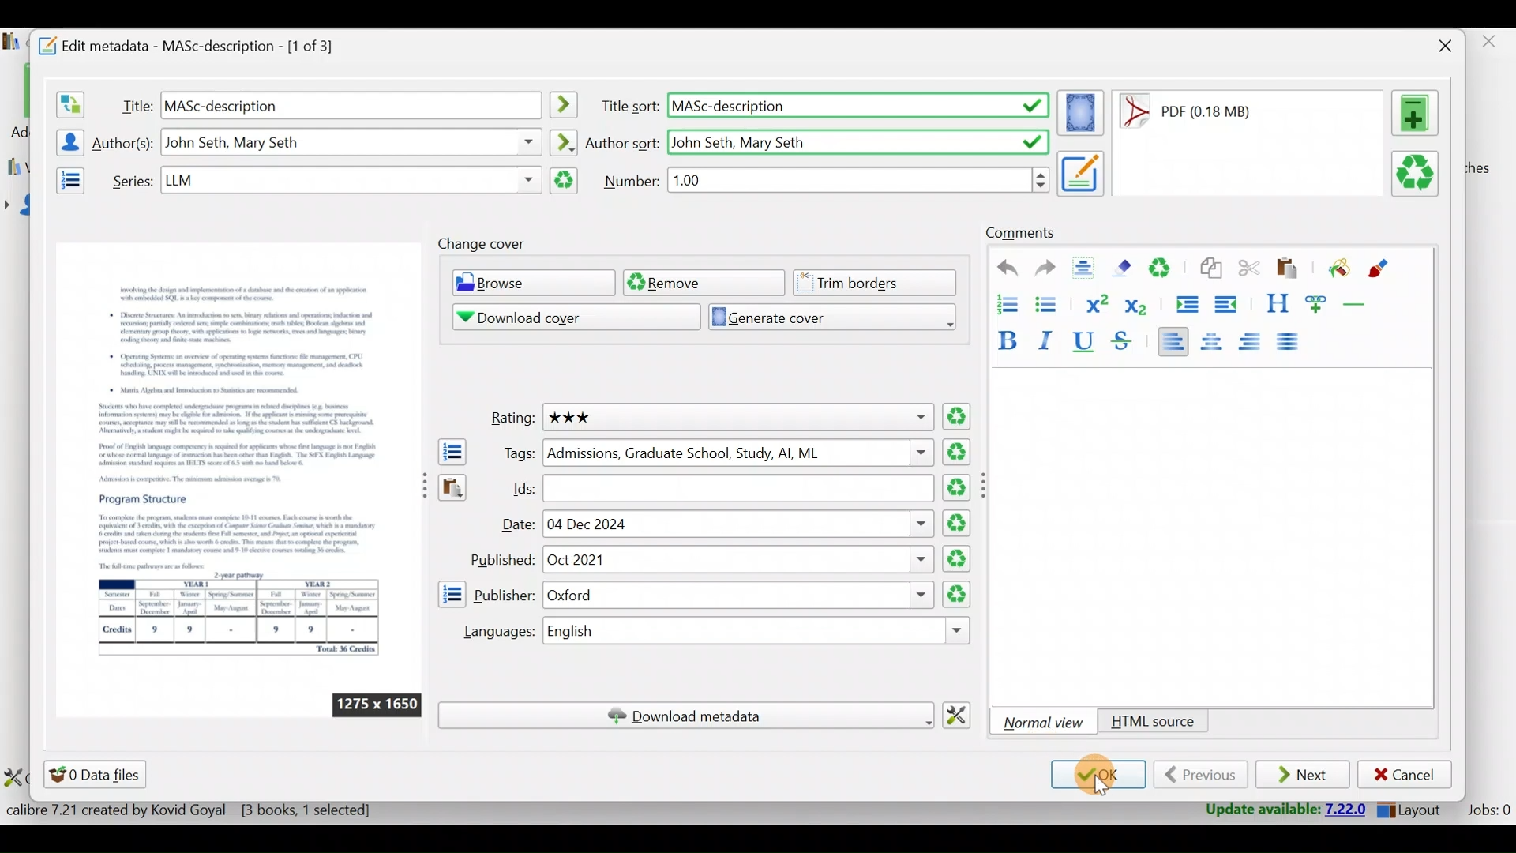 The image size is (1516, 853). What do you see at coordinates (238, 457) in the screenshot?
I see `cover preview` at bounding box center [238, 457].